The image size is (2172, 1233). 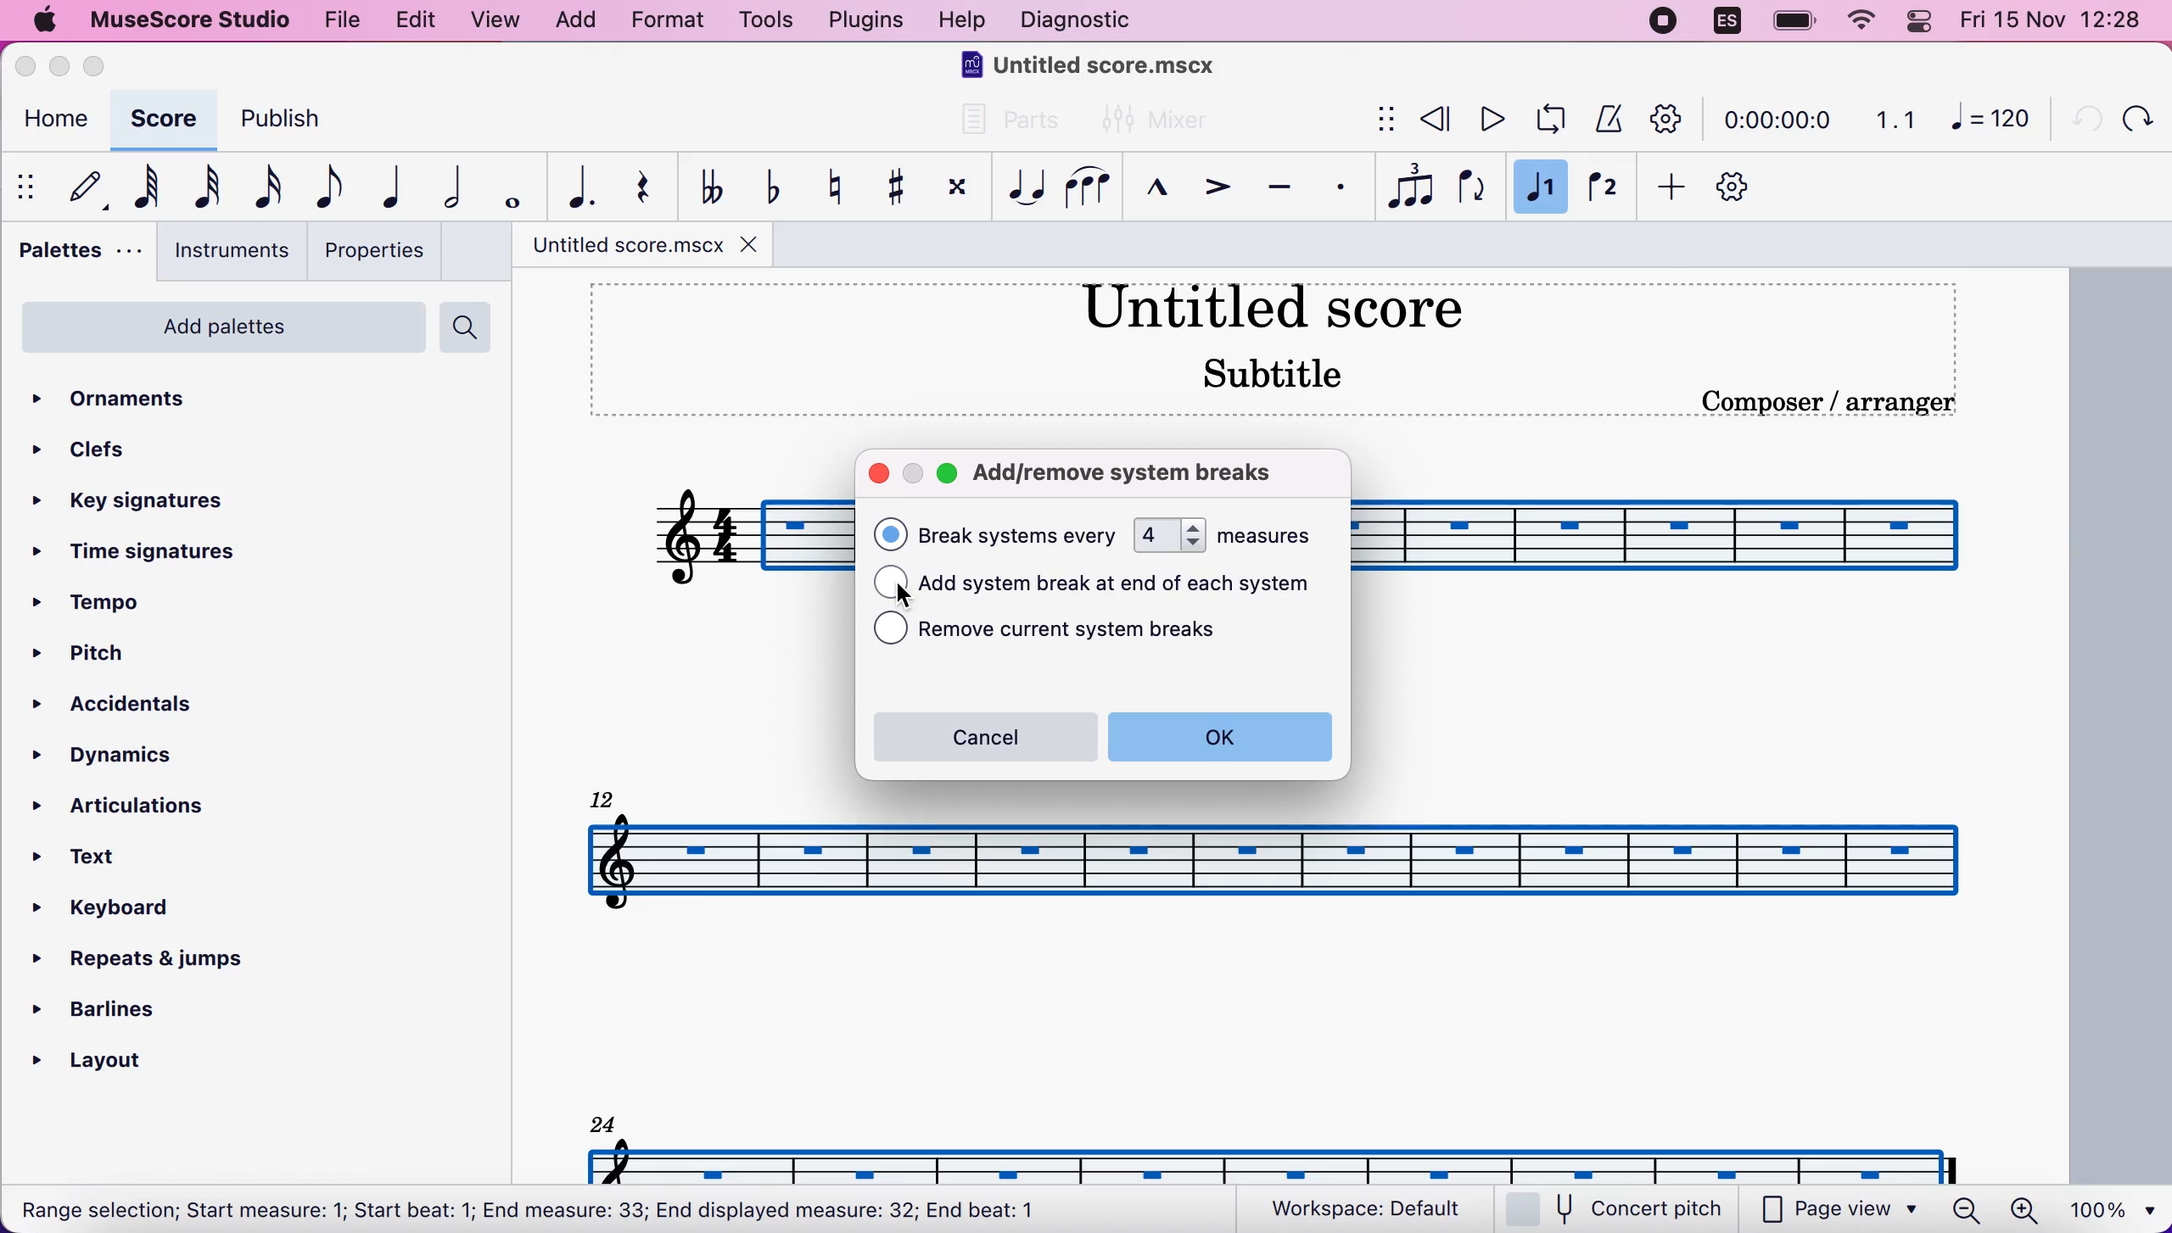 I want to click on eight note, so click(x=326, y=187).